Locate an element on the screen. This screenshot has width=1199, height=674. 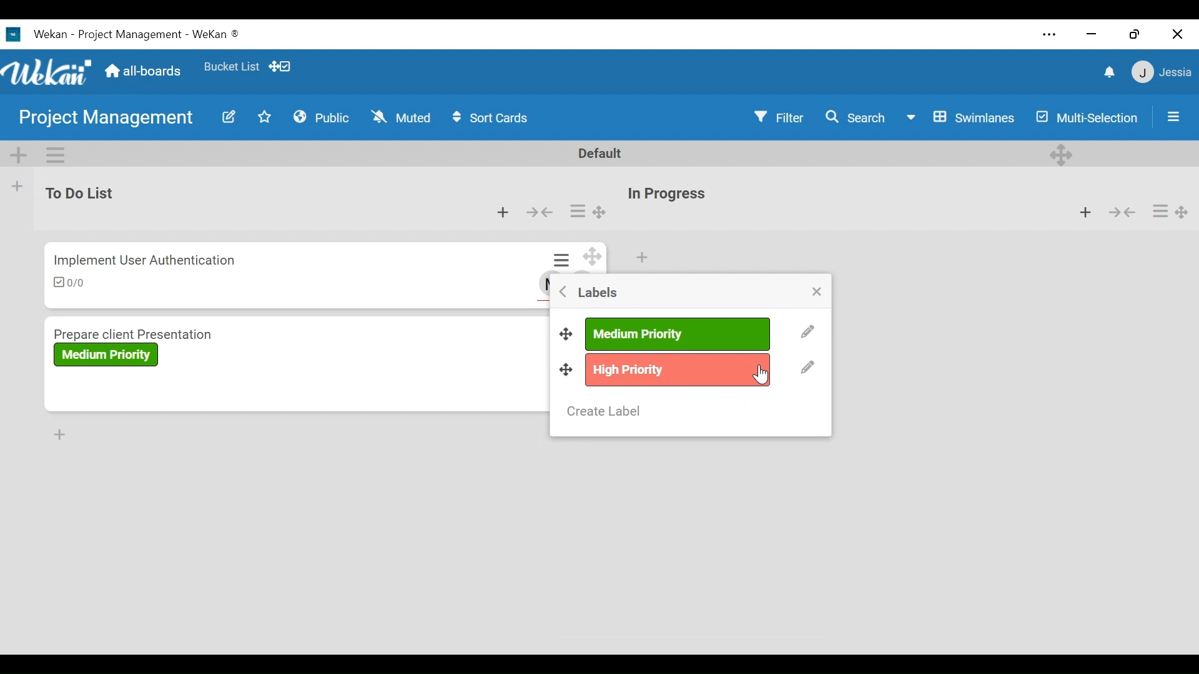
Board View is located at coordinates (960, 117).